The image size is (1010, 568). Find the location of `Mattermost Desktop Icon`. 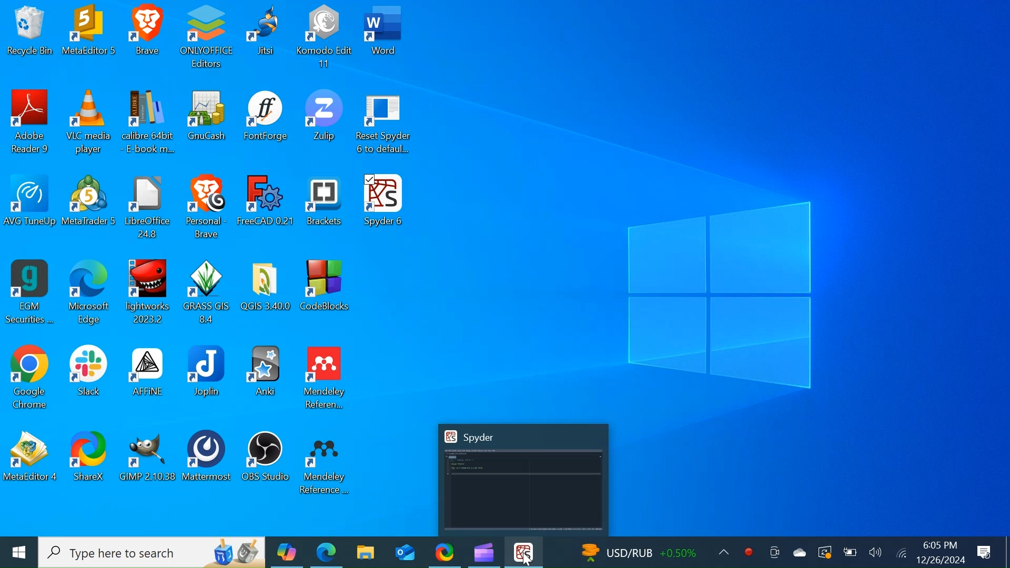

Mattermost Desktop Icon is located at coordinates (208, 460).